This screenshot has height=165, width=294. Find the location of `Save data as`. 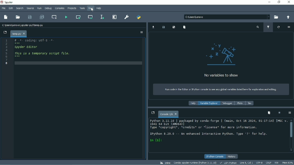

Save data as is located at coordinates (174, 27).